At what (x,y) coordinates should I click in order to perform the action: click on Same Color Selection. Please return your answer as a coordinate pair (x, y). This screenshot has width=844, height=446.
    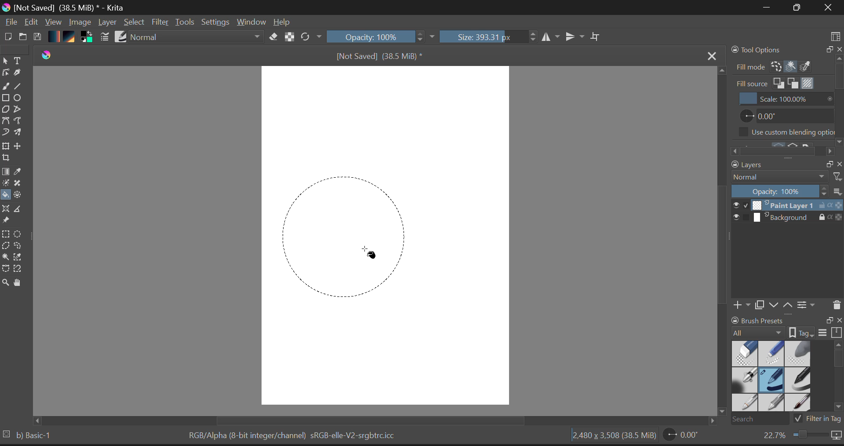
    Looking at the image, I should click on (21, 258).